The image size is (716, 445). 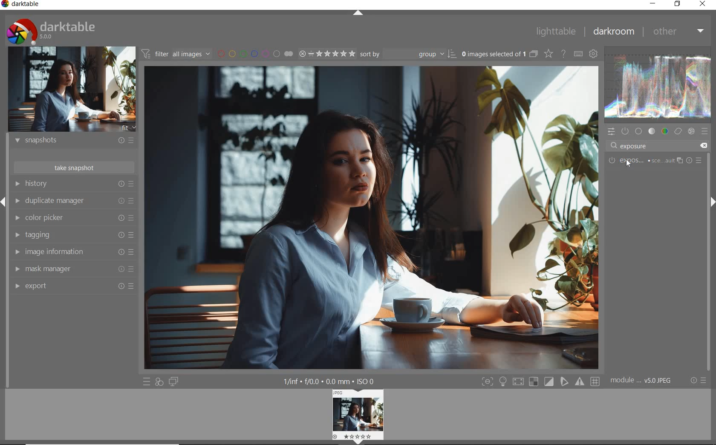 What do you see at coordinates (564, 54) in the screenshot?
I see `enable online help` at bounding box center [564, 54].